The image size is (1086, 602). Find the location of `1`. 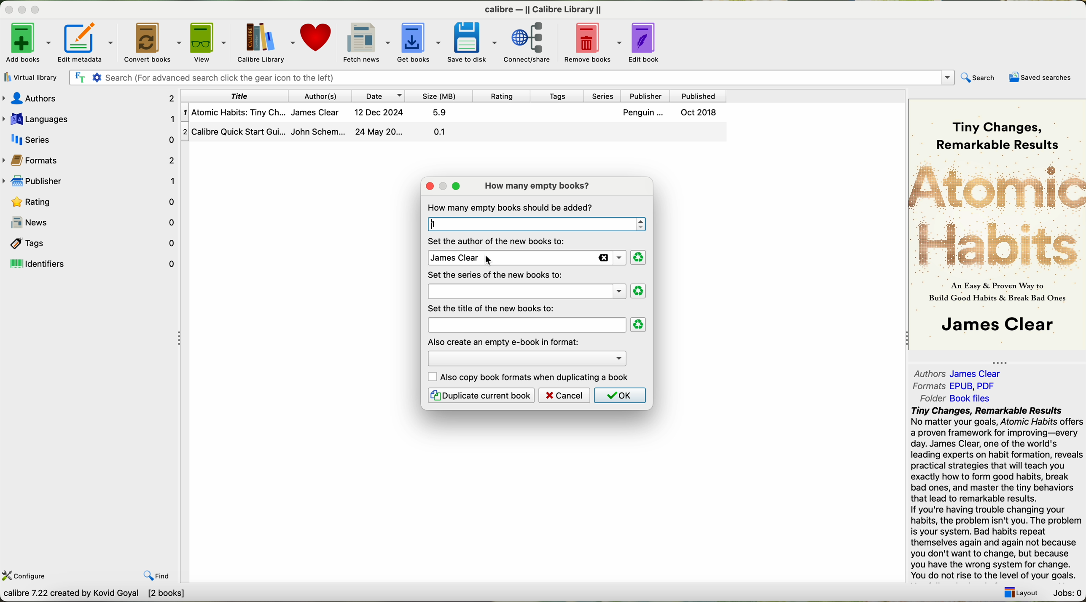

1 is located at coordinates (534, 224).